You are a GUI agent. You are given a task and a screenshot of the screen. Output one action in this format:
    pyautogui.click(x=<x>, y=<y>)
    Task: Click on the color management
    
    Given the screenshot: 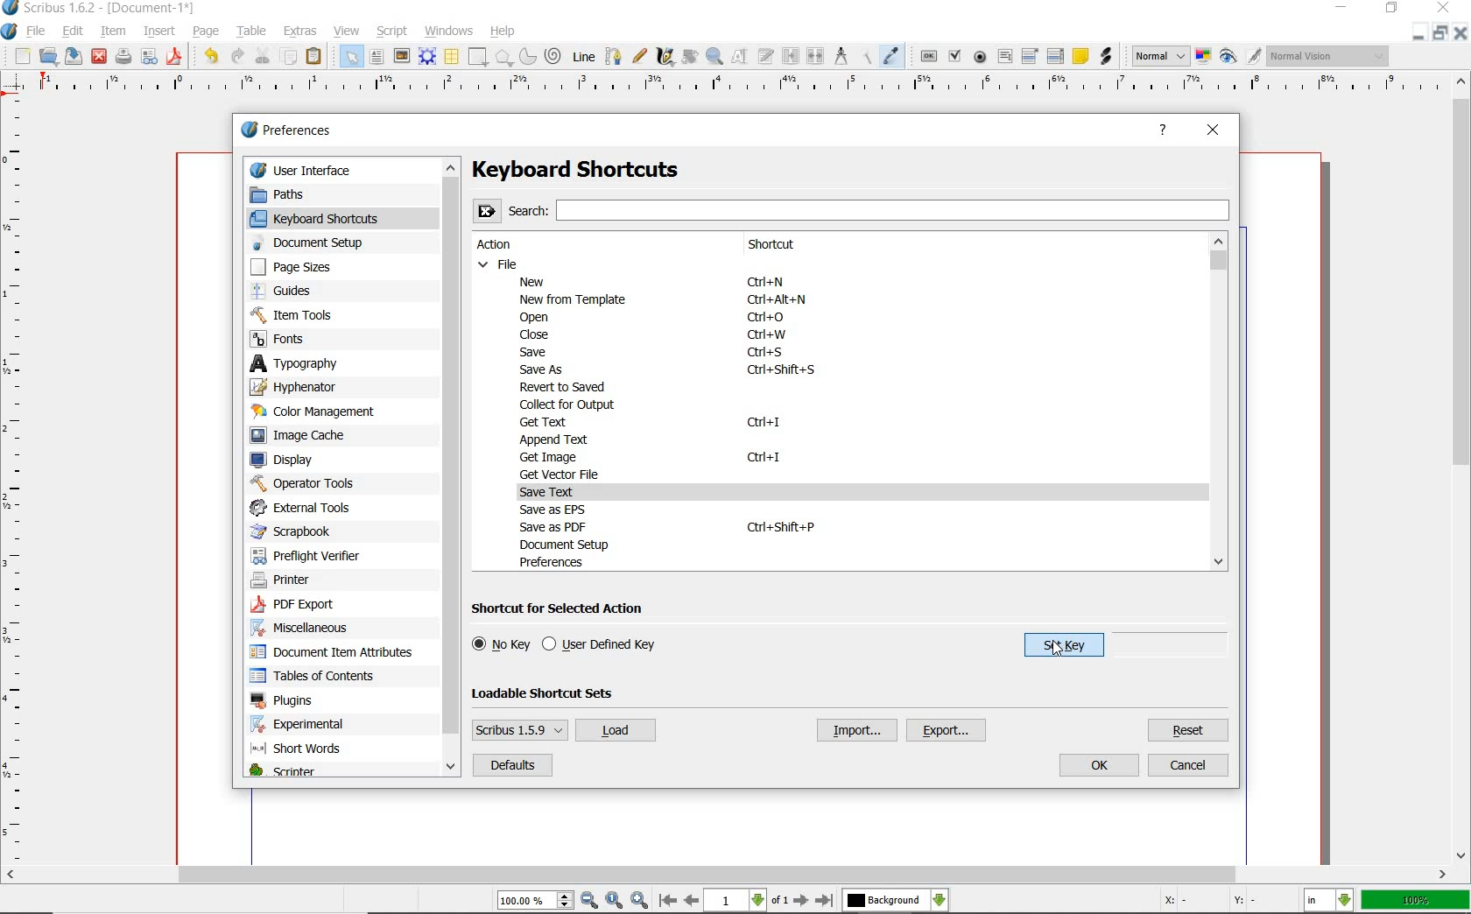 What is the action you would take?
    pyautogui.click(x=320, y=411)
    